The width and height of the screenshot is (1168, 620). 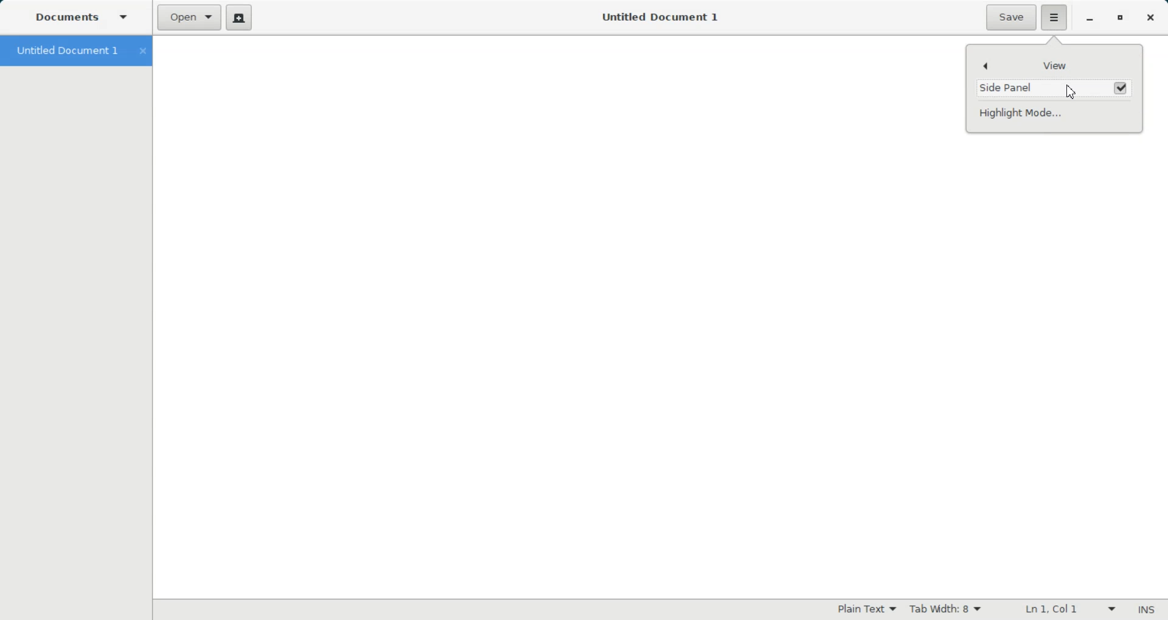 What do you see at coordinates (1055, 88) in the screenshot?
I see `(un)check Enable Side Panel` at bounding box center [1055, 88].